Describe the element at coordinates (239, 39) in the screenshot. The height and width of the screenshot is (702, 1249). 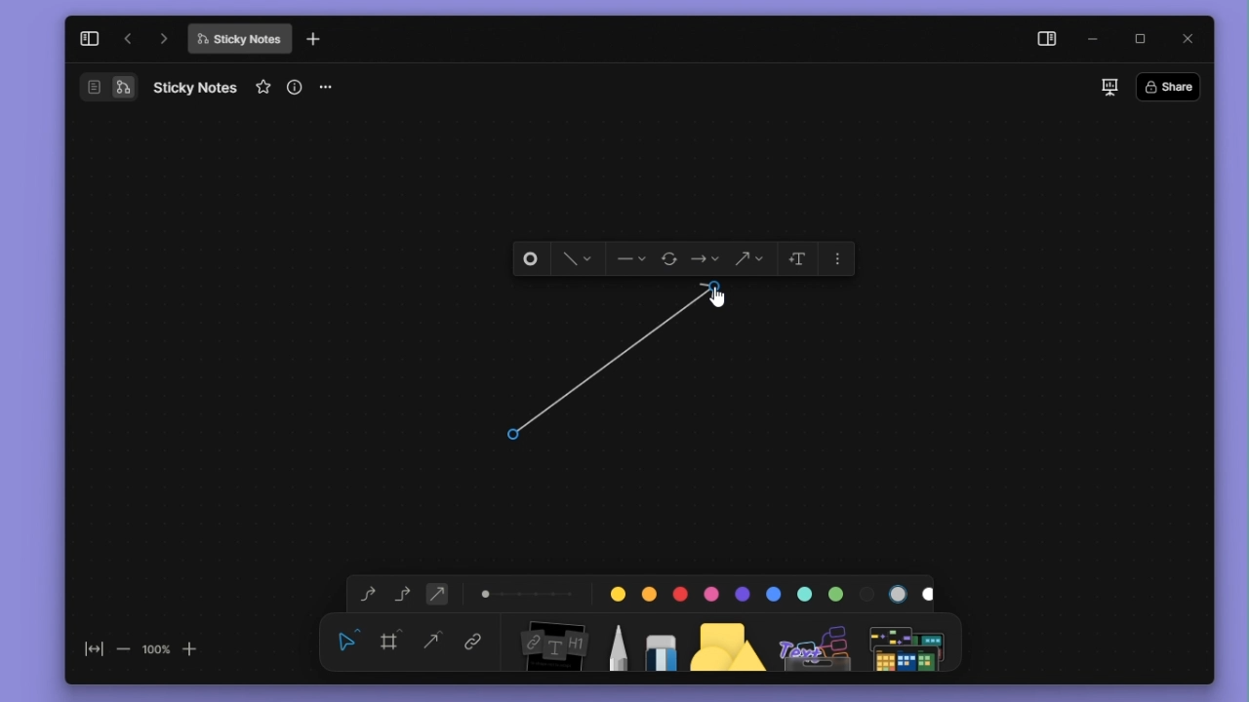
I see `file name` at that location.